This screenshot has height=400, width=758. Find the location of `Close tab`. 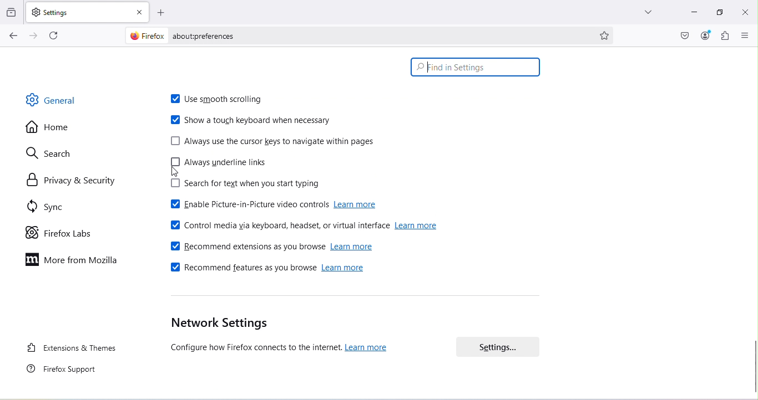

Close tab is located at coordinates (141, 13).